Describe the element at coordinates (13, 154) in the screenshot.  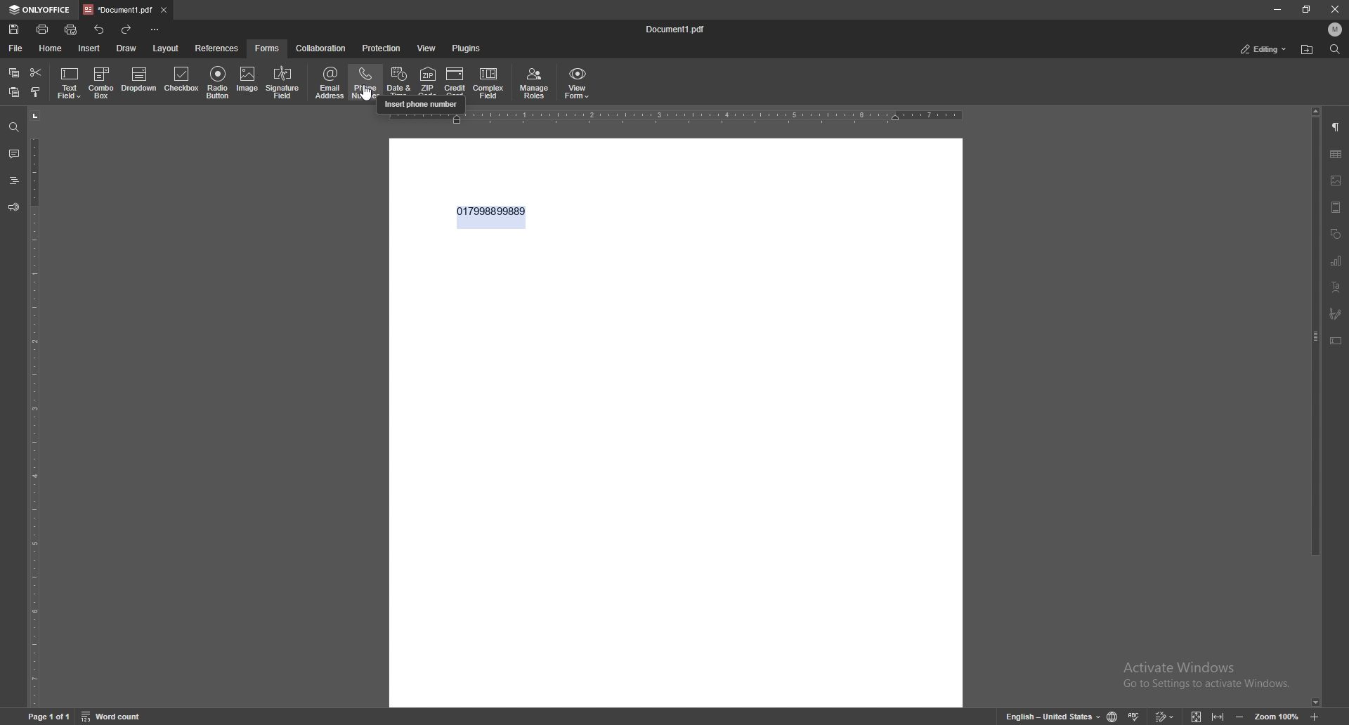
I see `comment` at that location.